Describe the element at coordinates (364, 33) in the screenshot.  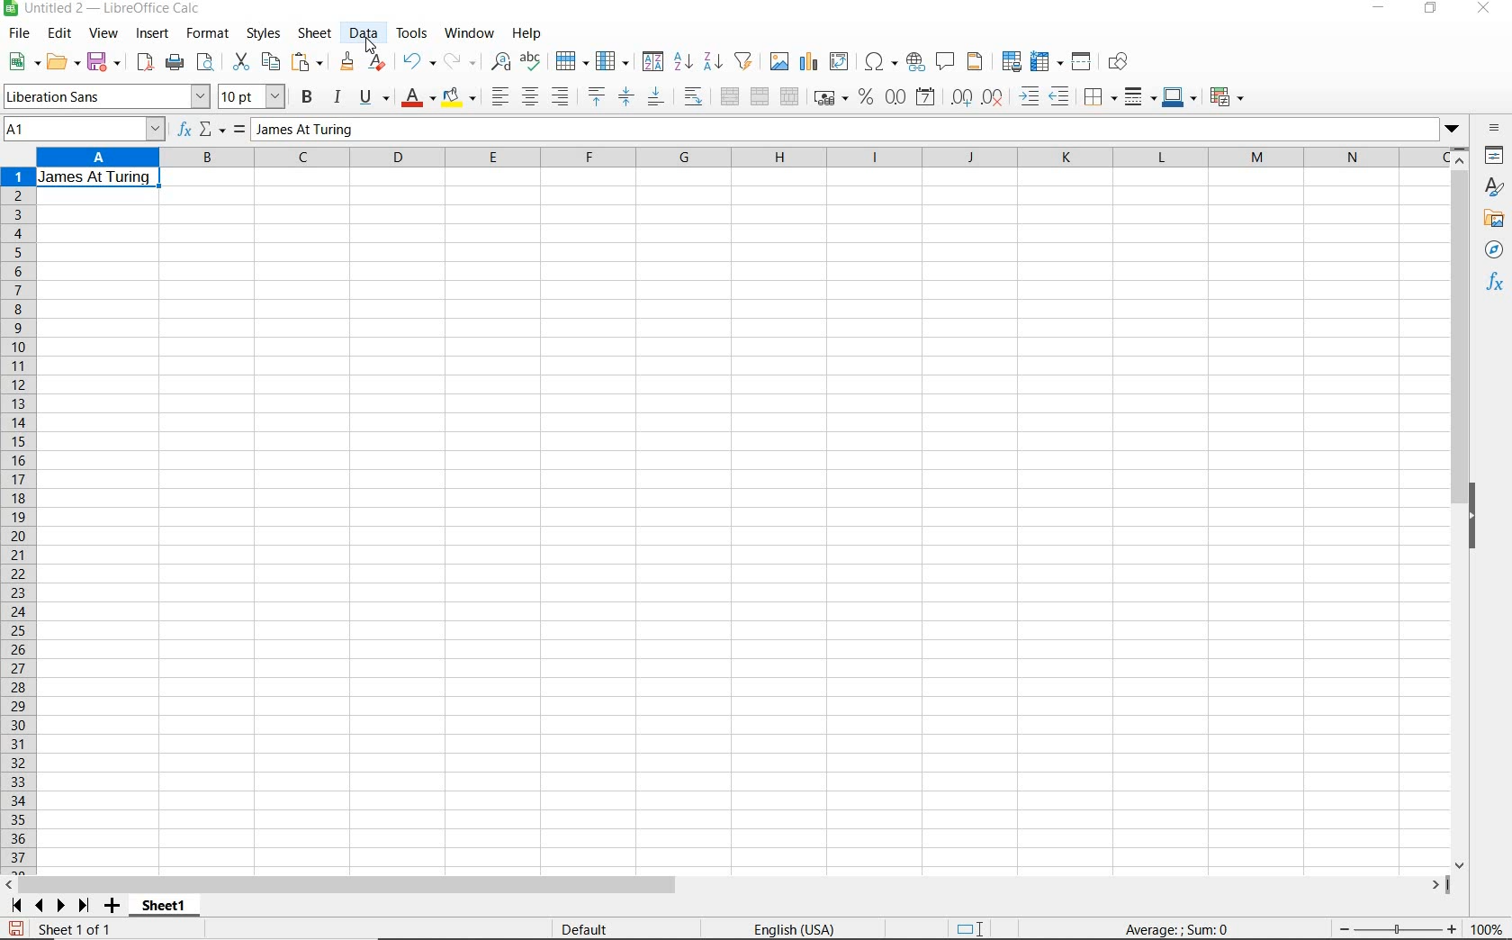
I see `data` at that location.